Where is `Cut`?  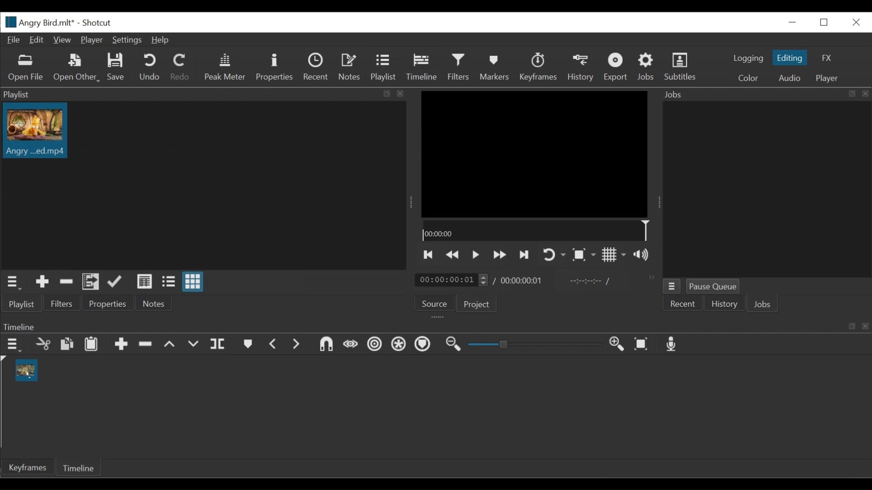 Cut is located at coordinates (43, 343).